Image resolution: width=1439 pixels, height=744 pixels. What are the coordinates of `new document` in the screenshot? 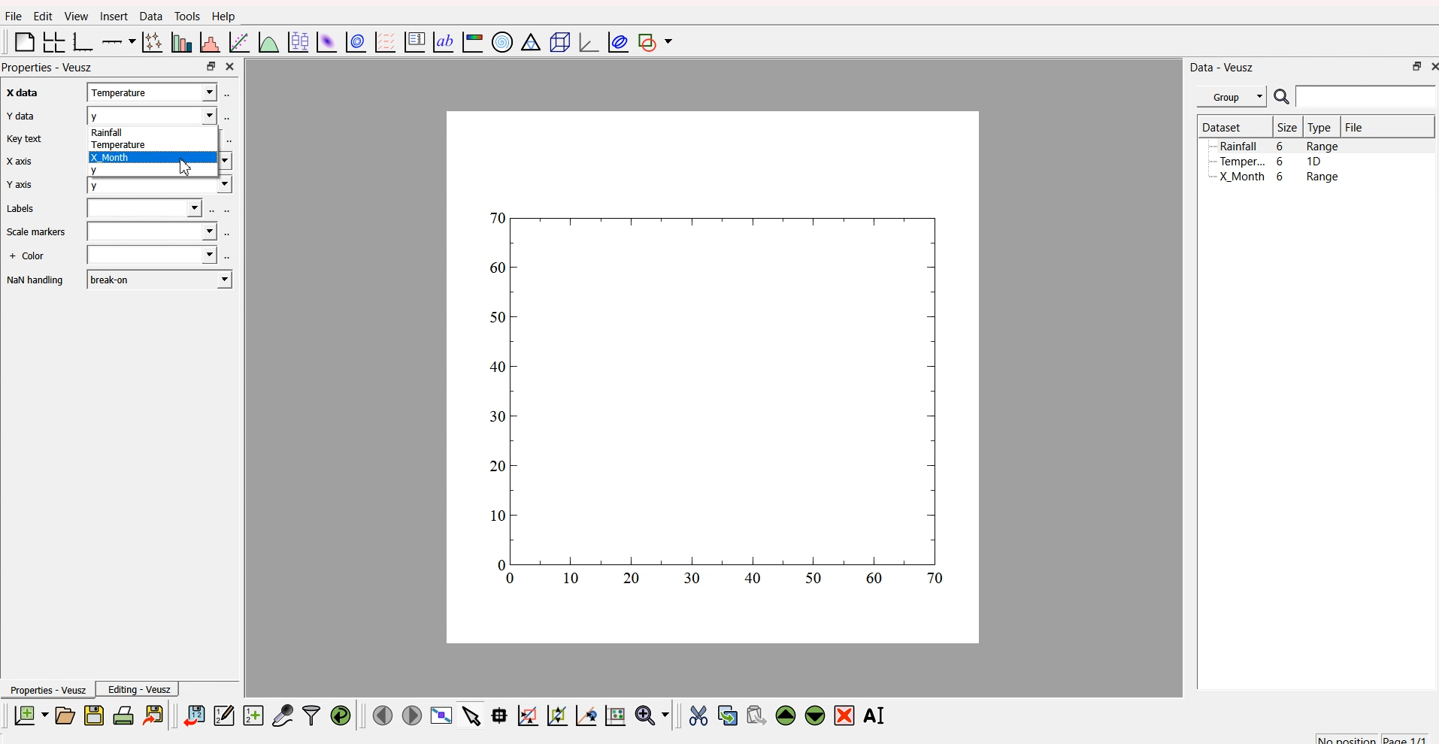 It's located at (30, 716).